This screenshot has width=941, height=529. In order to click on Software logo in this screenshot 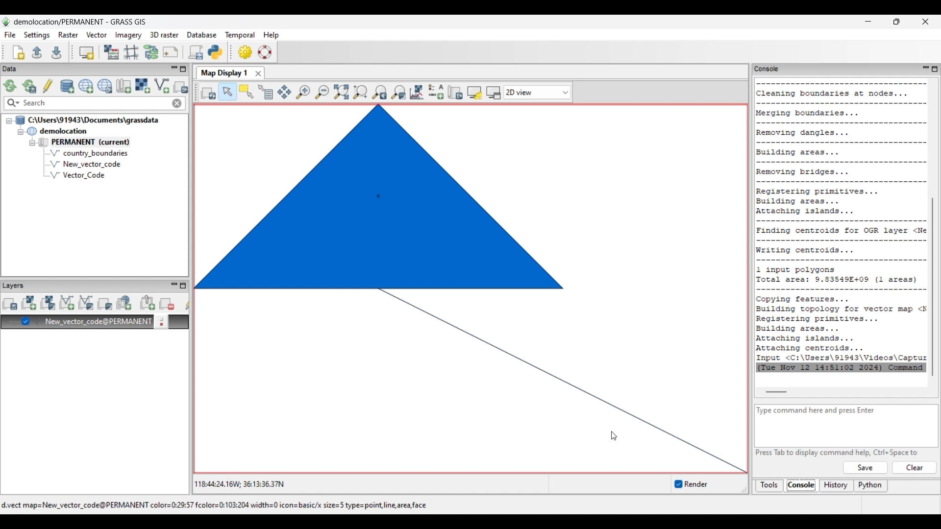, I will do `click(6, 22)`.